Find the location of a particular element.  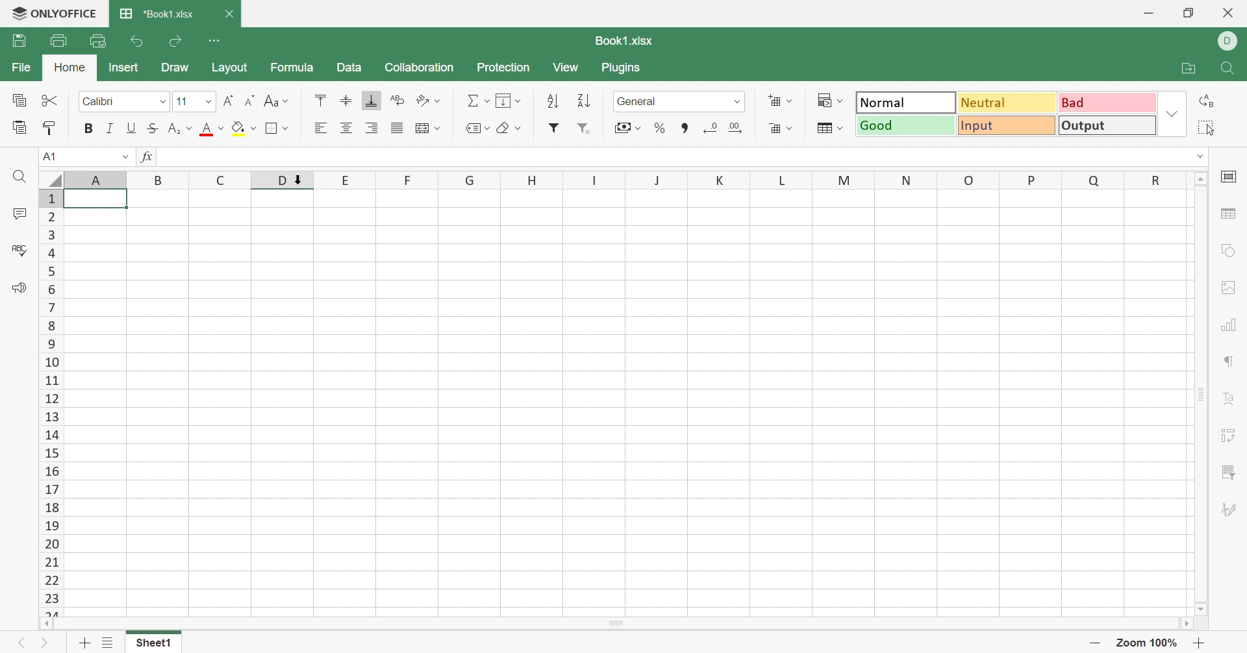

Drop Down is located at coordinates (286, 129).